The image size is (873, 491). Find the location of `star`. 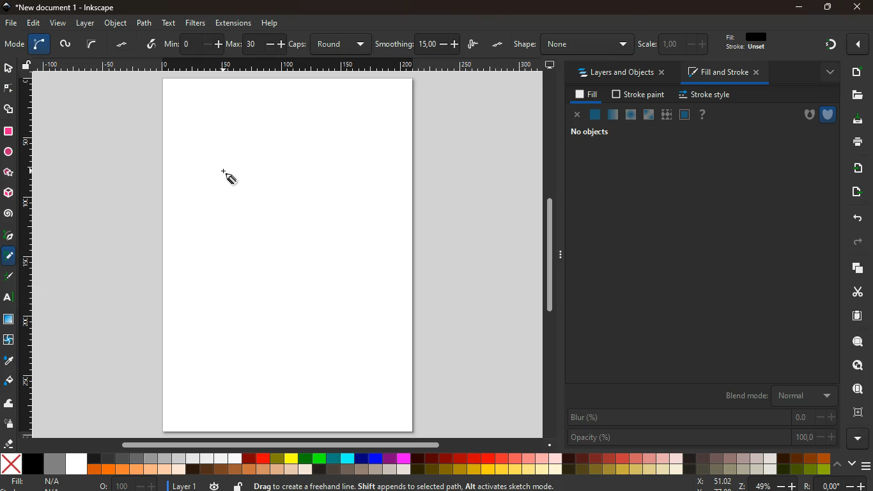

star is located at coordinates (10, 173).